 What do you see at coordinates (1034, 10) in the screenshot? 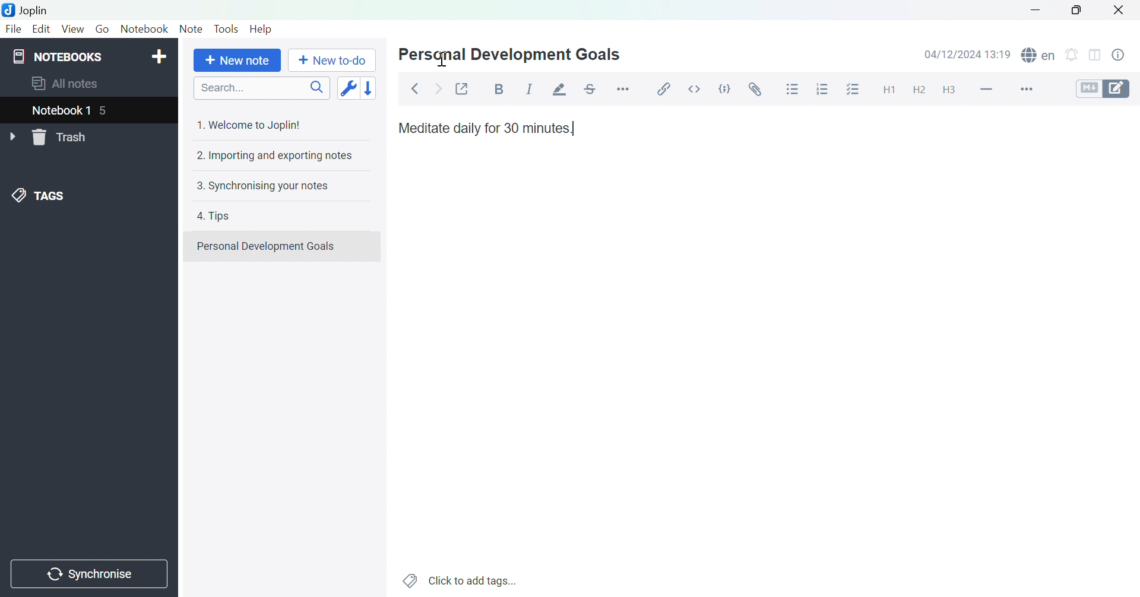
I see `Minimize` at bounding box center [1034, 10].